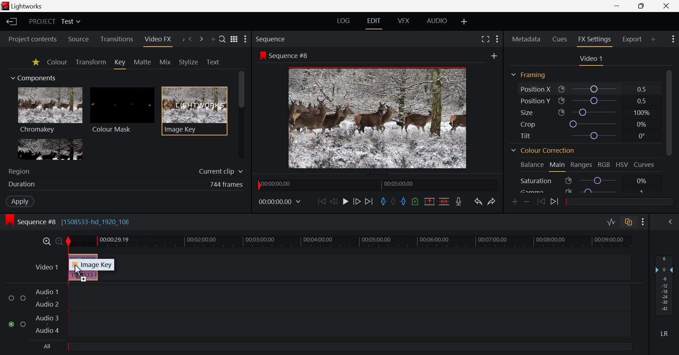 This screenshot has width=679, height=355. I want to click on Region, so click(20, 172).